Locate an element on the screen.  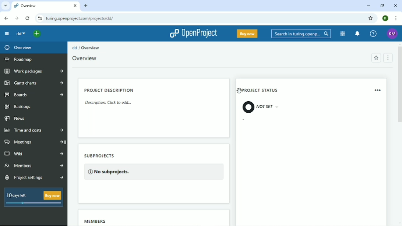
Bookmark this tab is located at coordinates (371, 18).